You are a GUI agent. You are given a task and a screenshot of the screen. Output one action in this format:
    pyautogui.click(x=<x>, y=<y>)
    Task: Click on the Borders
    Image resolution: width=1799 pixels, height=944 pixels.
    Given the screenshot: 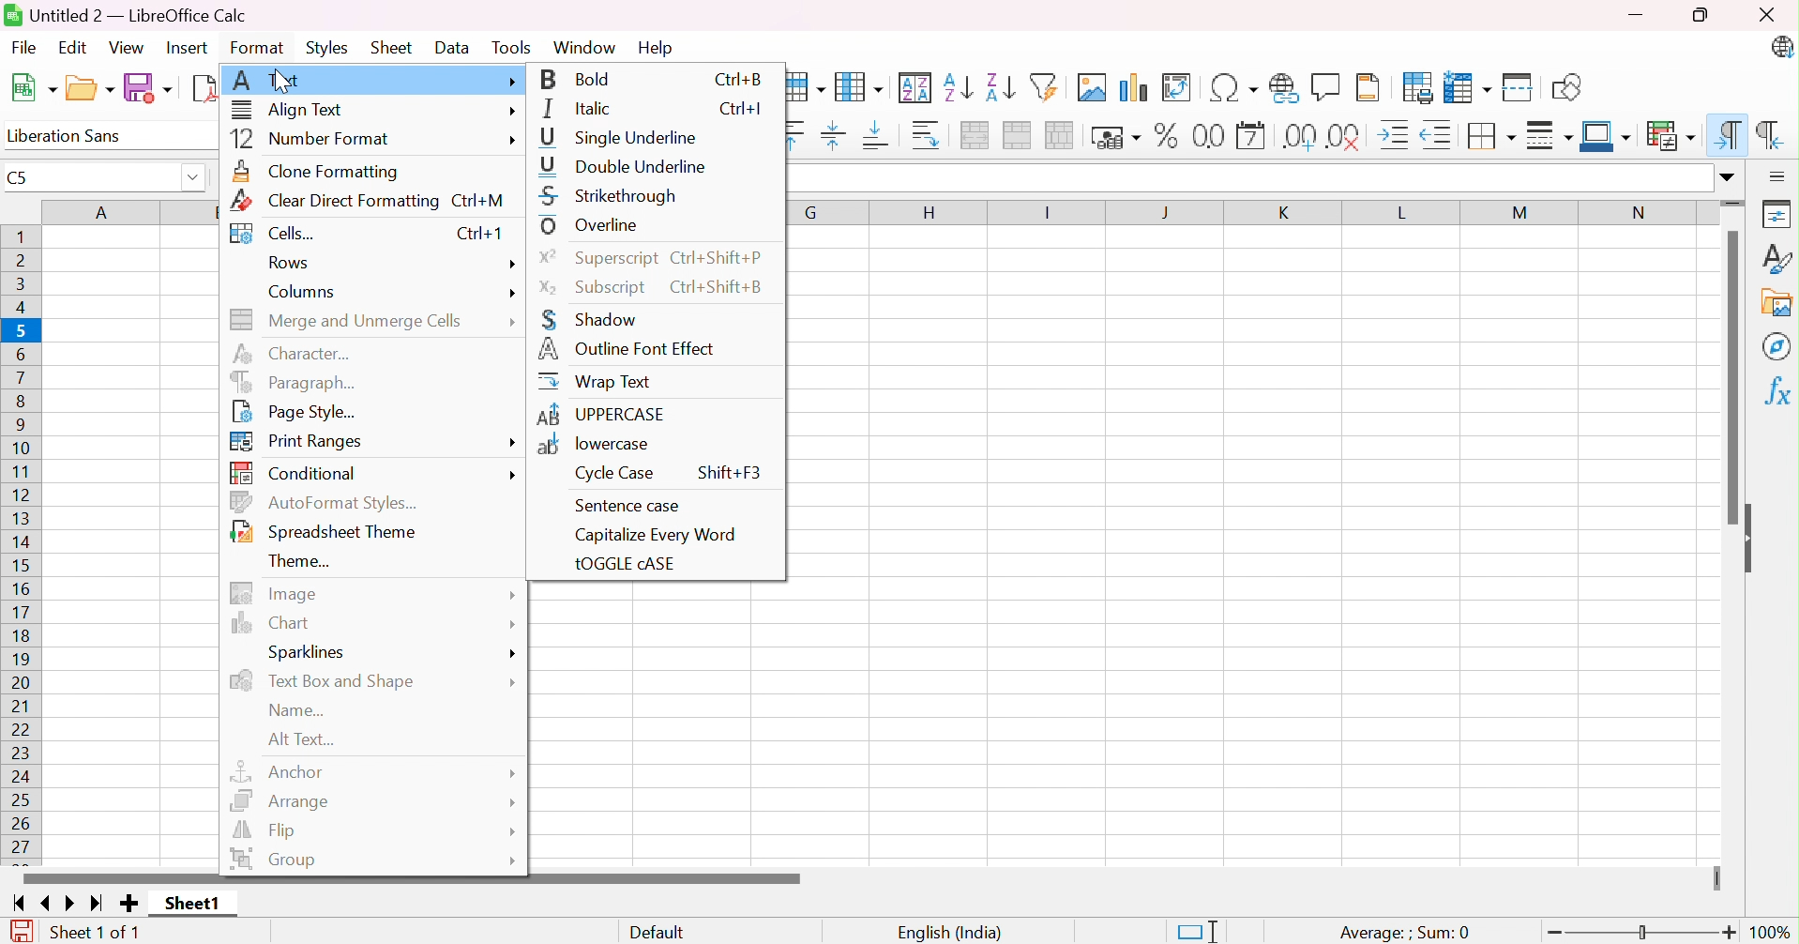 What is the action you would take?
    pyautogui.click(x=1492, y=138)
    